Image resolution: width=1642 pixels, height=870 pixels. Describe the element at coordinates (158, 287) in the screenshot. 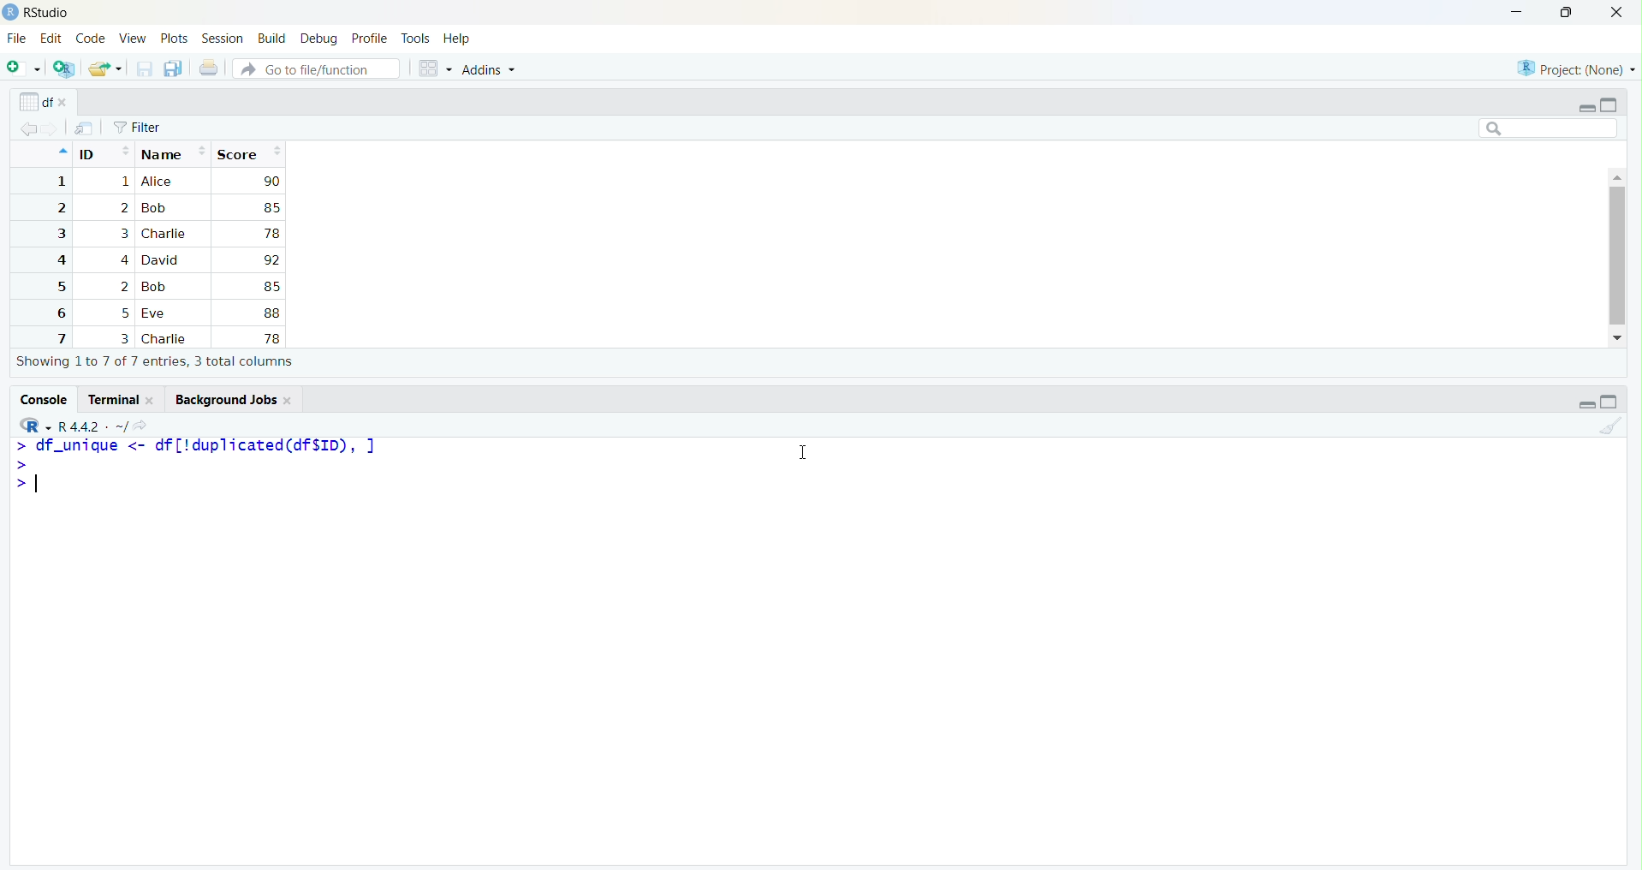

I see `Bob` at that location.